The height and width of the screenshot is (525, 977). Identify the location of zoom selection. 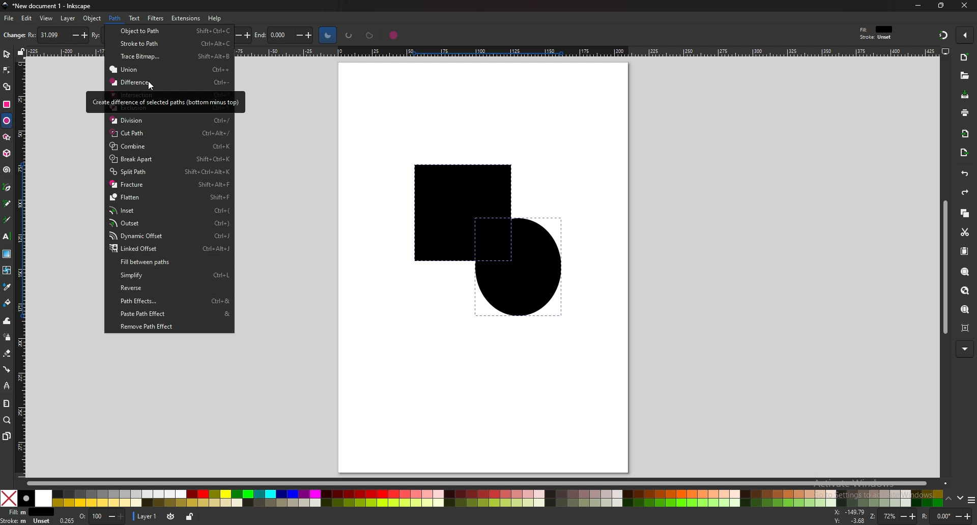
(966, 272).